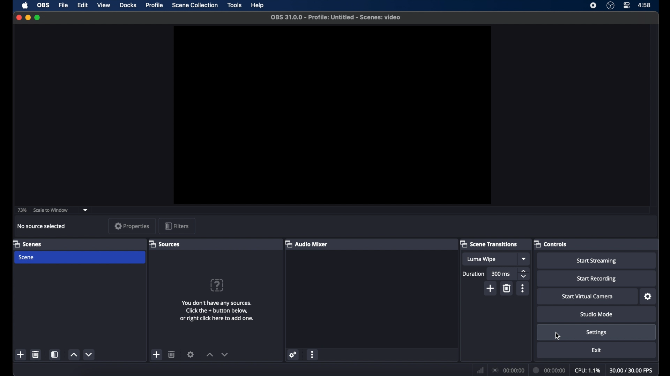  I want to click on tools, so click(234, 5).